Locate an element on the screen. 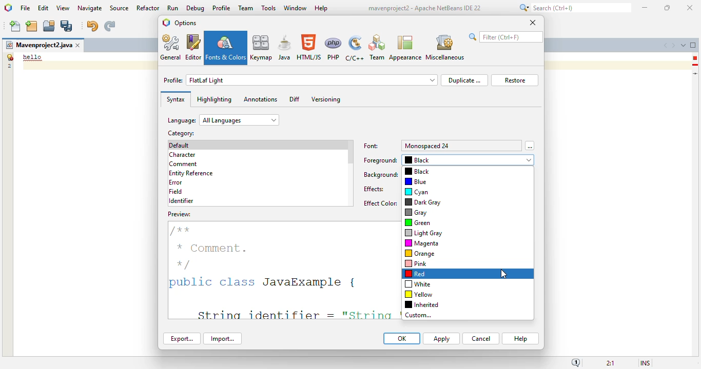  error is located at coordinates (695, 58).